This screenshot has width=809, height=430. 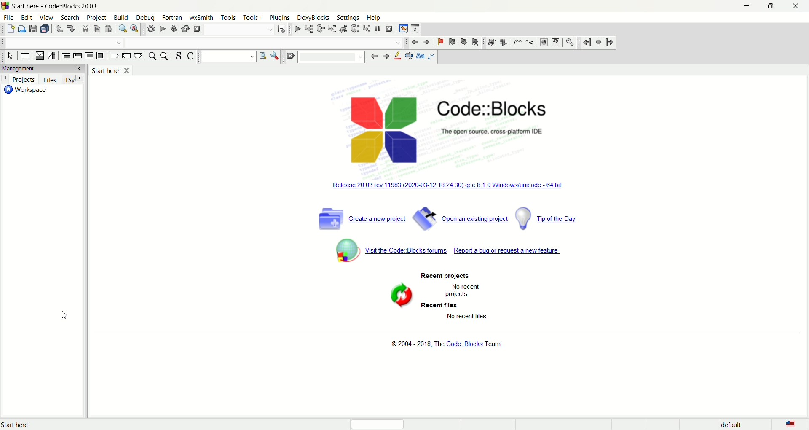 I want to click on next bookmark, so click(x=463, y=42).